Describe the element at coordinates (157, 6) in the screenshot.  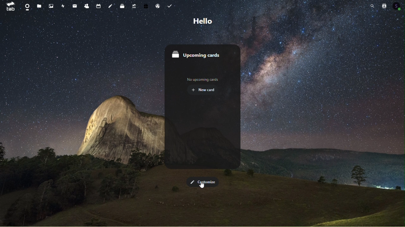
I see `Email hosting` at that location.